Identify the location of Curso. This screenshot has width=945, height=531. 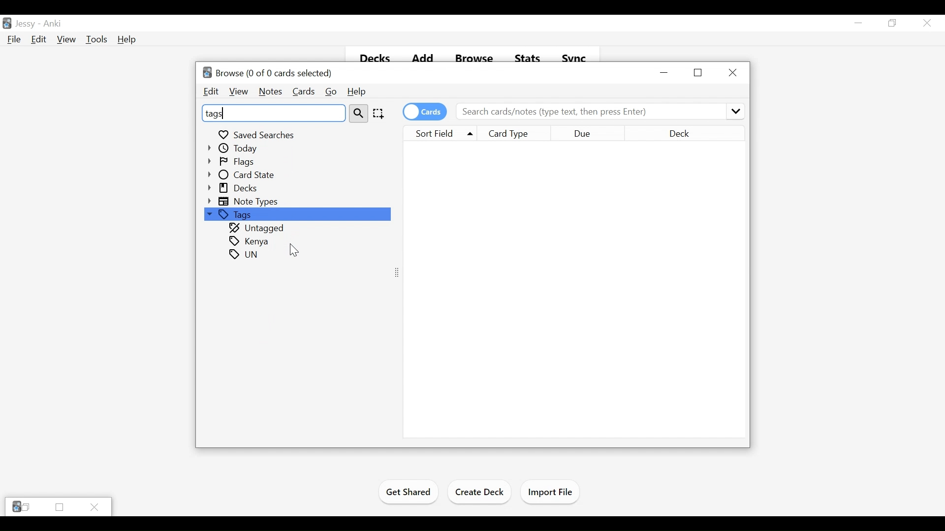
(294, 251).